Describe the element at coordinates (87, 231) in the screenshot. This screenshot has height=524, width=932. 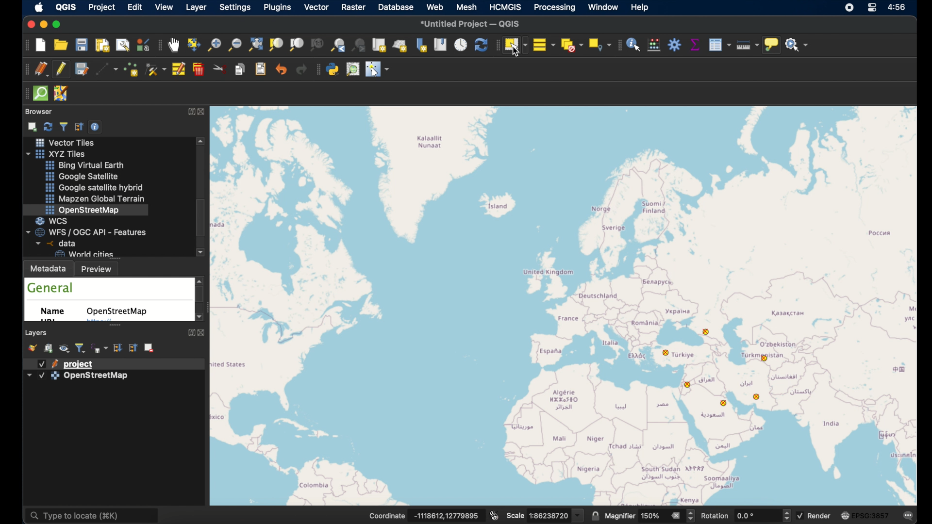
I see `wfs/ogcapi - features` at that location.